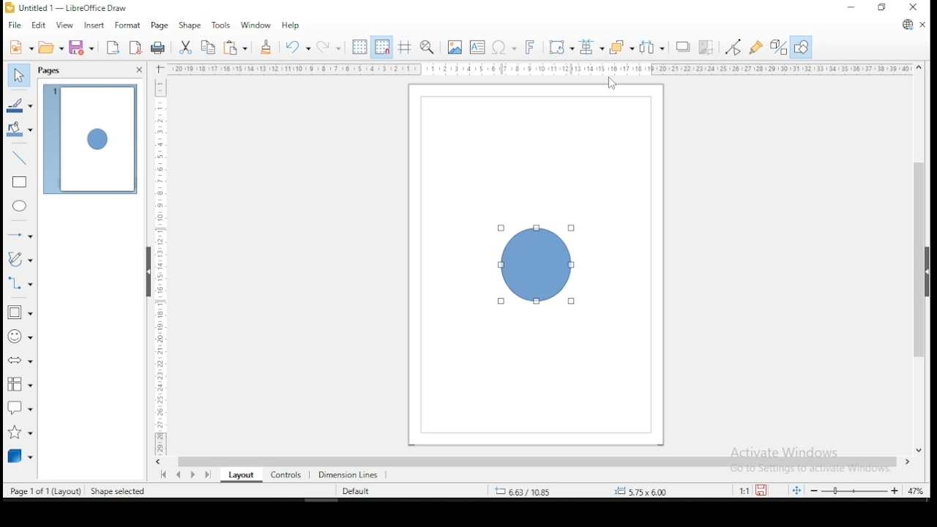 The height and width of the screenshot is (527, 937). Describe the element at coordinates (916, 493) in the screenshot. I see `zoom level` at that location.